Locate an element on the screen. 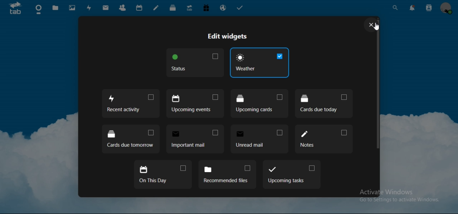  close is located at coordinates (370, 24).